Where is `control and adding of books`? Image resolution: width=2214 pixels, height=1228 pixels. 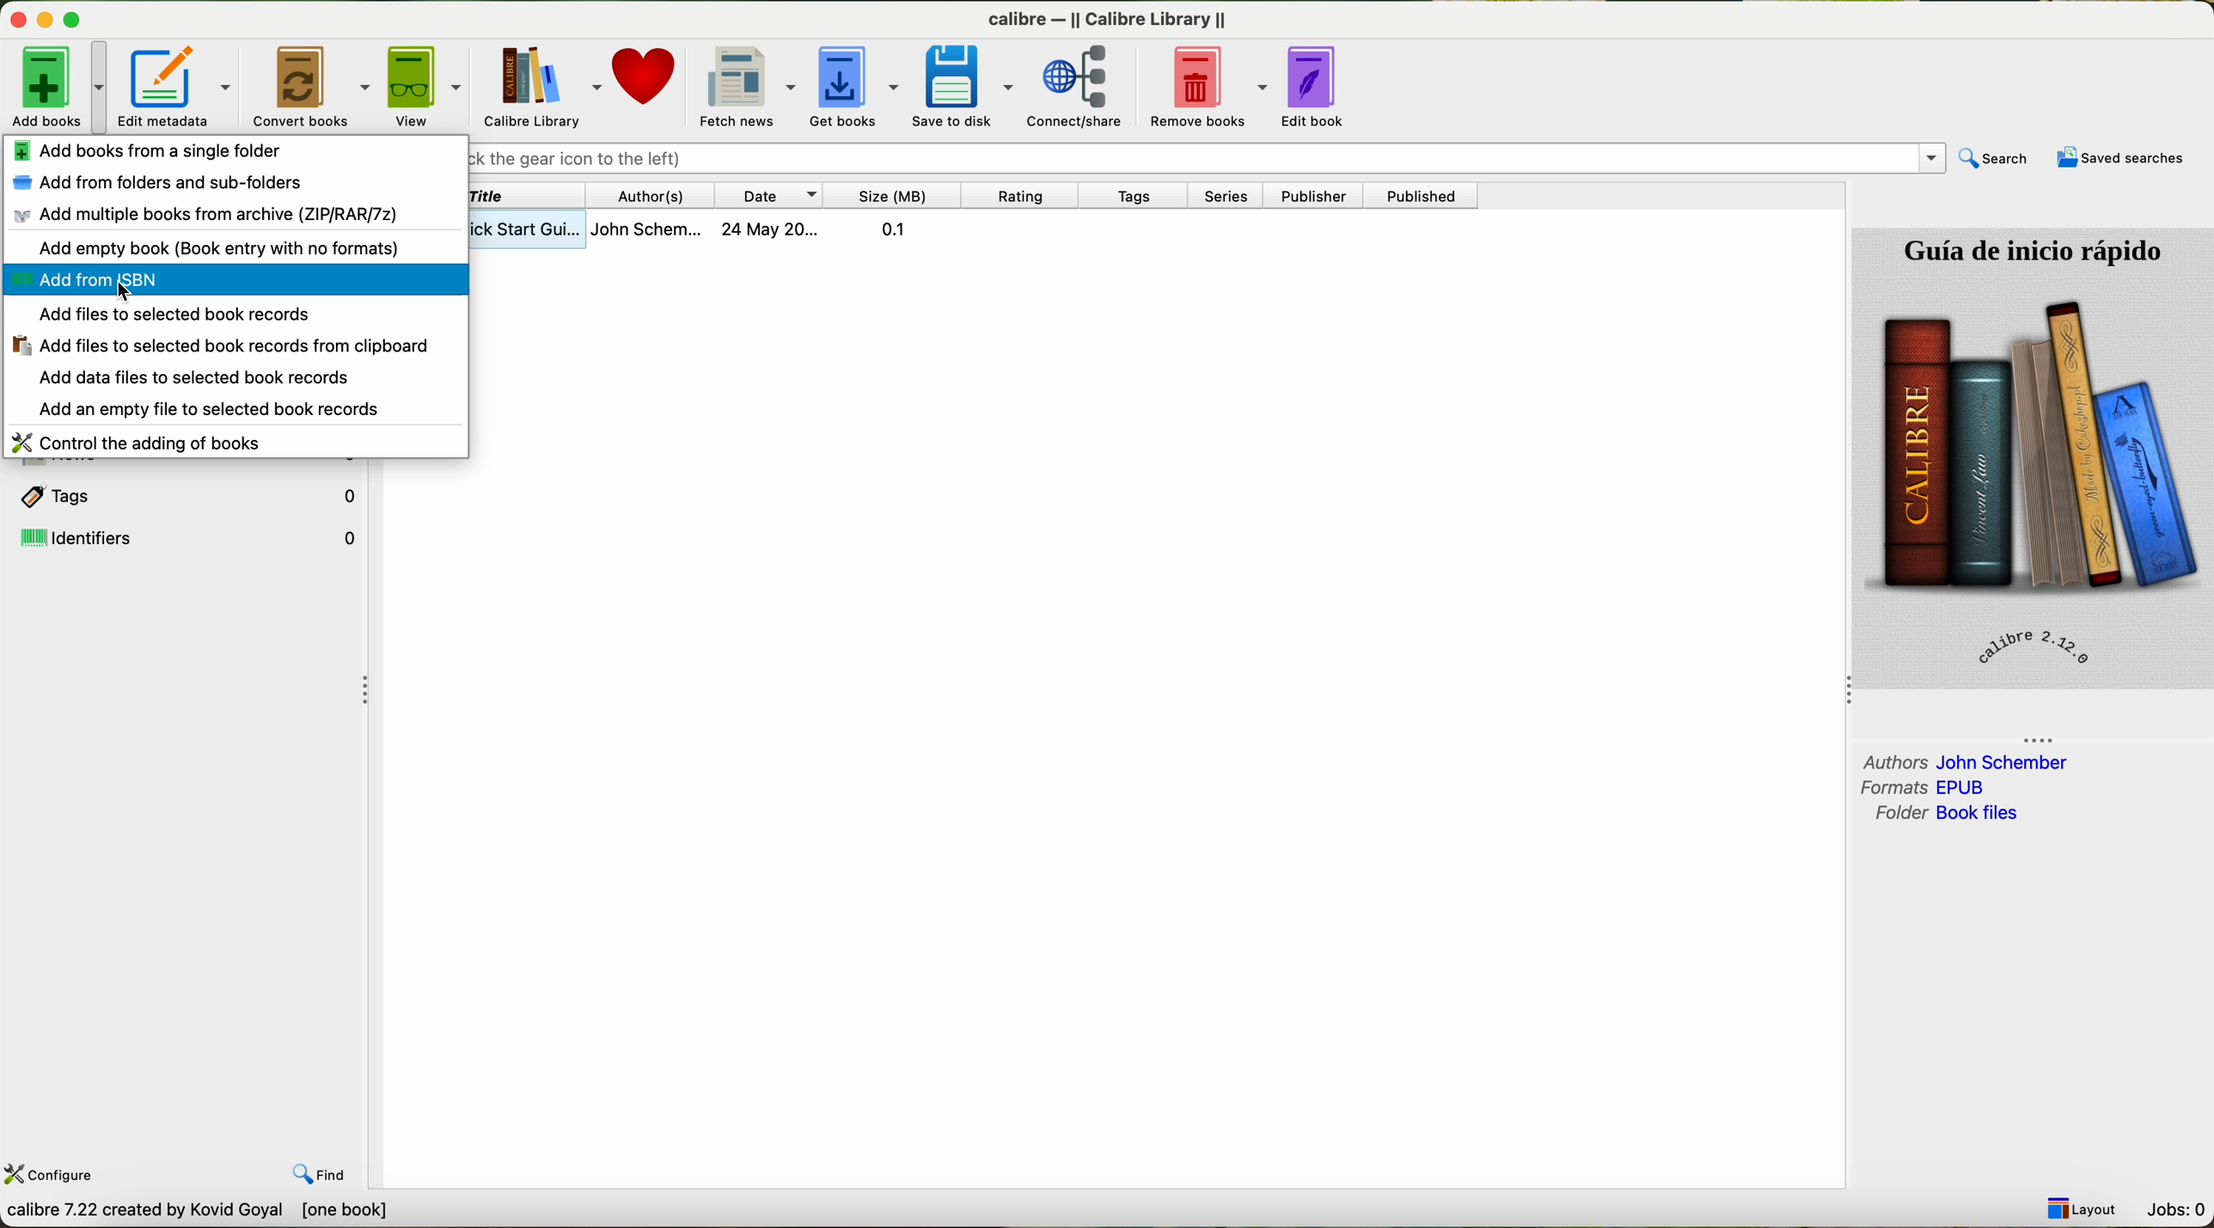
control and adding of books is located at coordinates (137, 441).